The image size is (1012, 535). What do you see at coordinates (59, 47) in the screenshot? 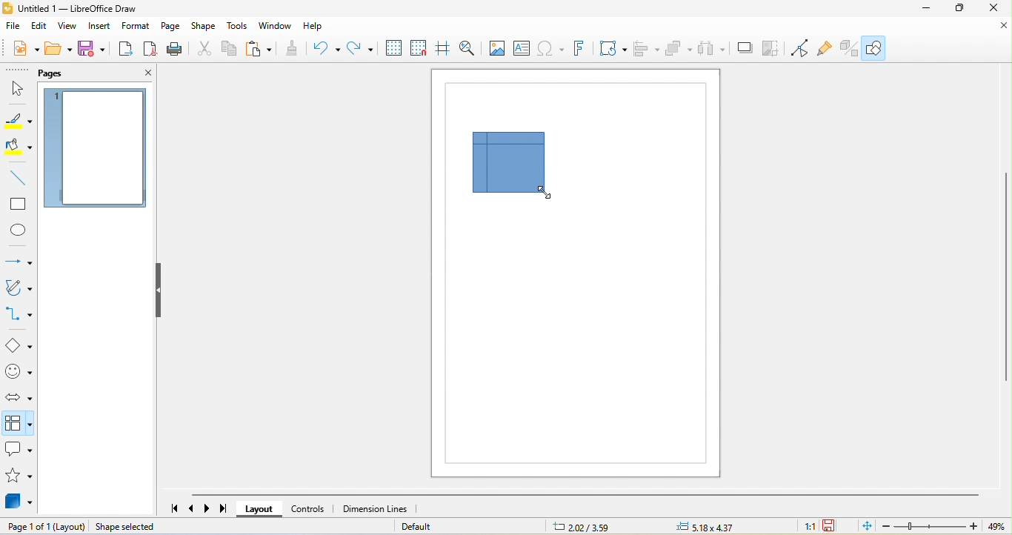
I see `open` at bounding box center [59, 47].